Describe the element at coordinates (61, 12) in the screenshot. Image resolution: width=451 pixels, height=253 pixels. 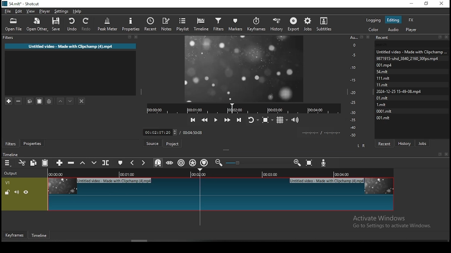
I see `settings` at that location.